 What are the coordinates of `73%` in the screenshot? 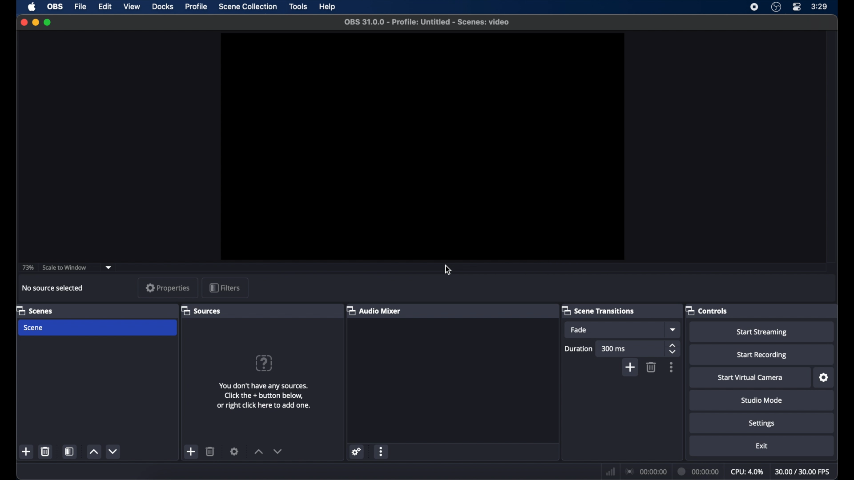 It's located at (28, 267).